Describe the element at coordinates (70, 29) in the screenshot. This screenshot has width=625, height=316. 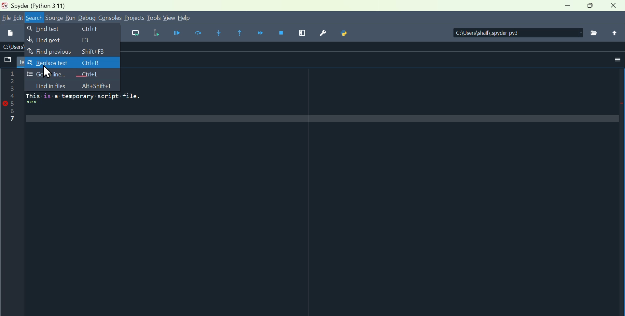
I see `Find text` at that location.